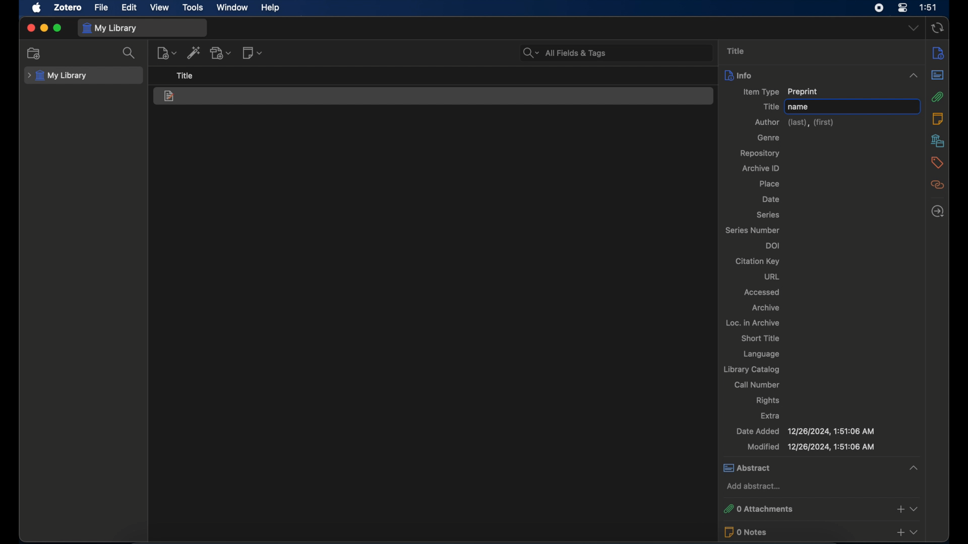  Describe the element at coordinates (754, 486) in the screenshot. I see `add abstract` at that location.